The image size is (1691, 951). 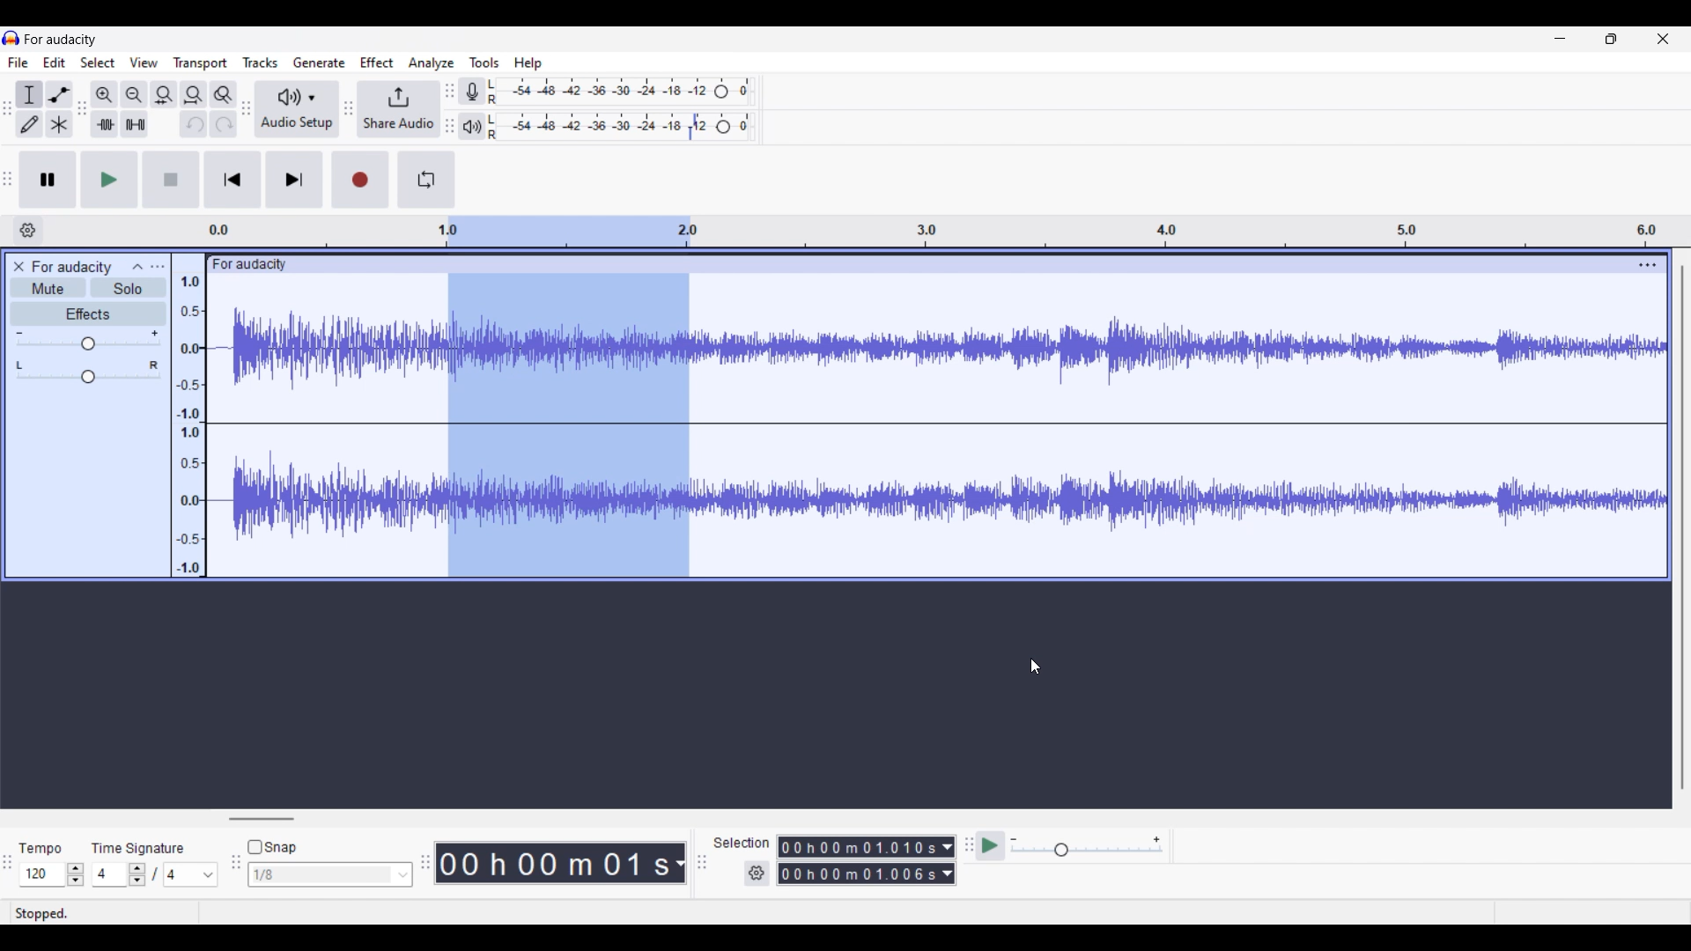 I want to click on 0 0 h 0 0 m 0 0 0 0 0 s     0 0 h 02 m 1 3 0 6 8 s, so click(x=858, y=860).